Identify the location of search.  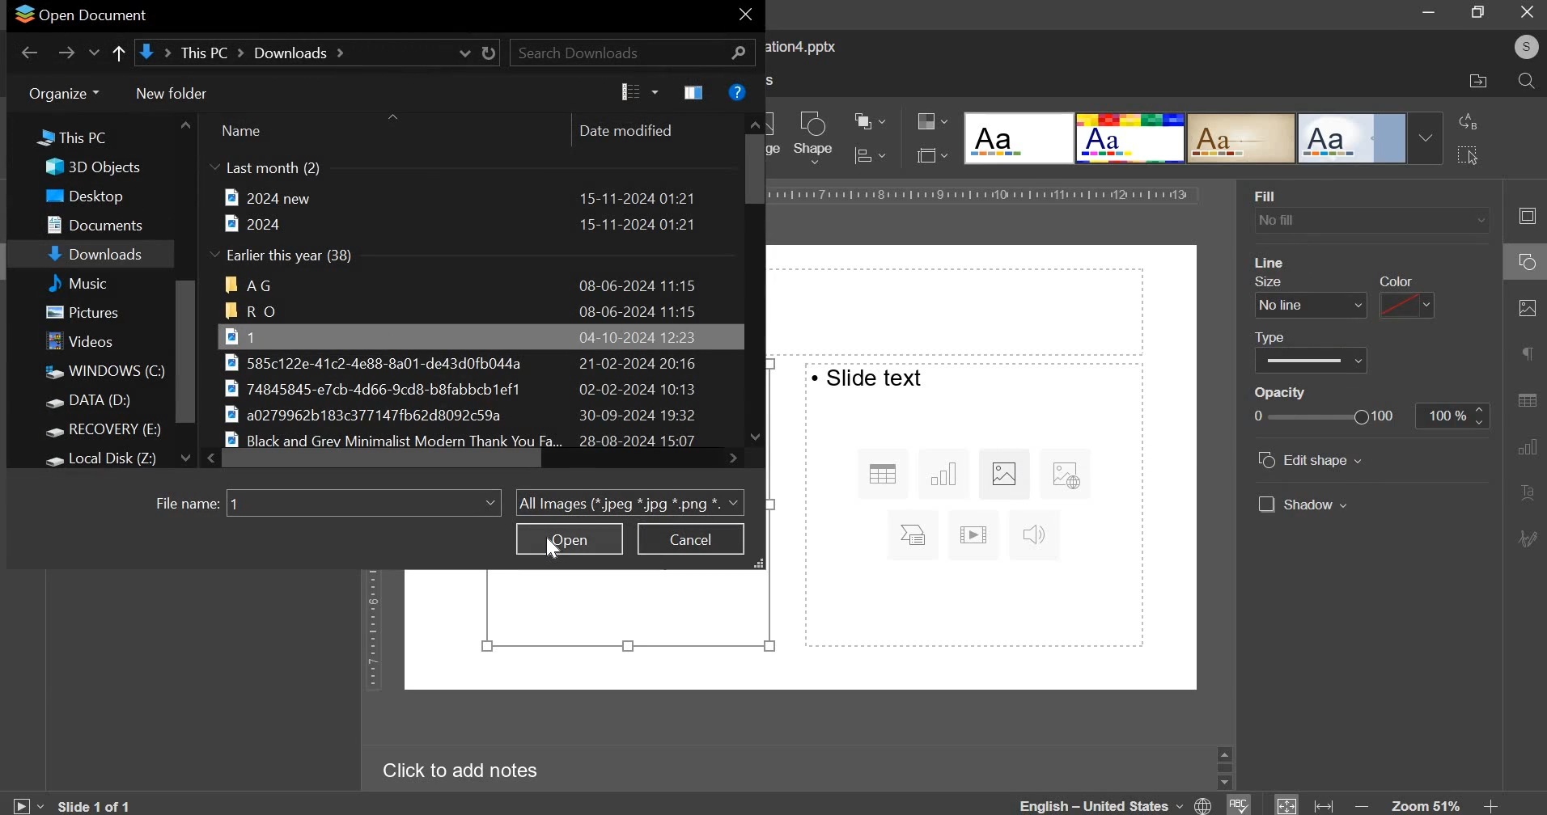
(633, 52).